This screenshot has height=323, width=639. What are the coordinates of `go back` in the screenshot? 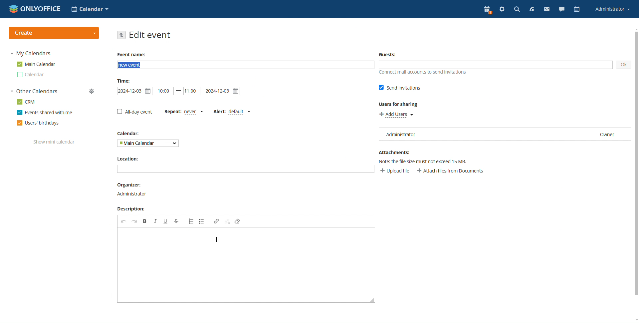 It's located at (122, 35).